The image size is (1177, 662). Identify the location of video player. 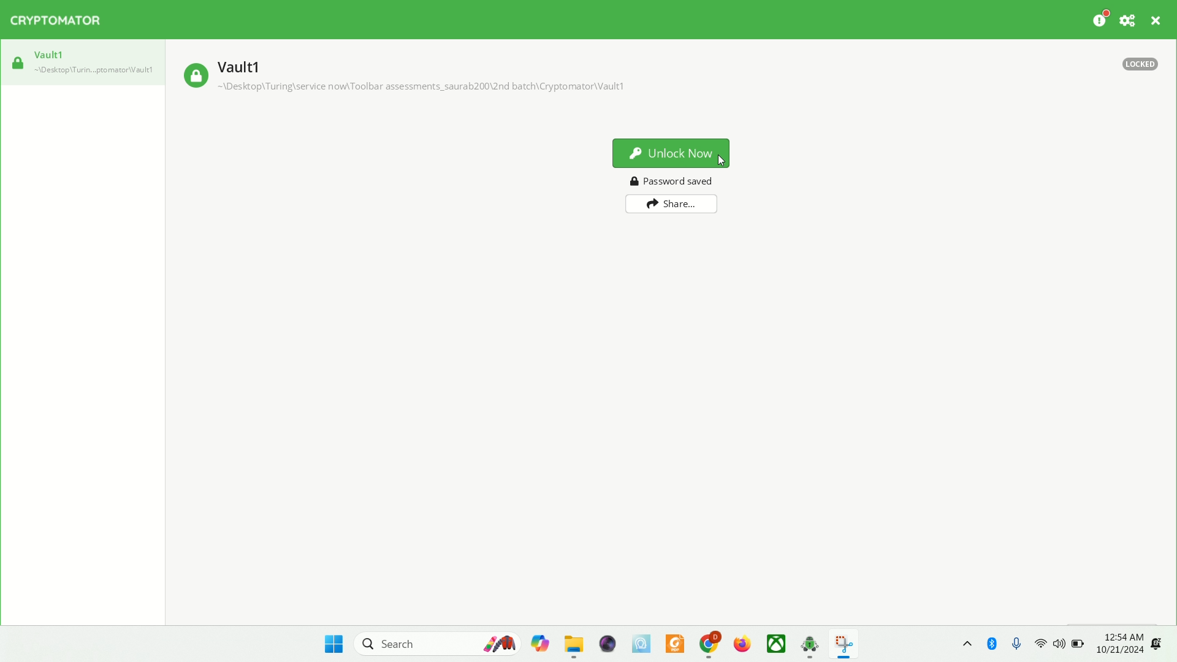
(605, 643).